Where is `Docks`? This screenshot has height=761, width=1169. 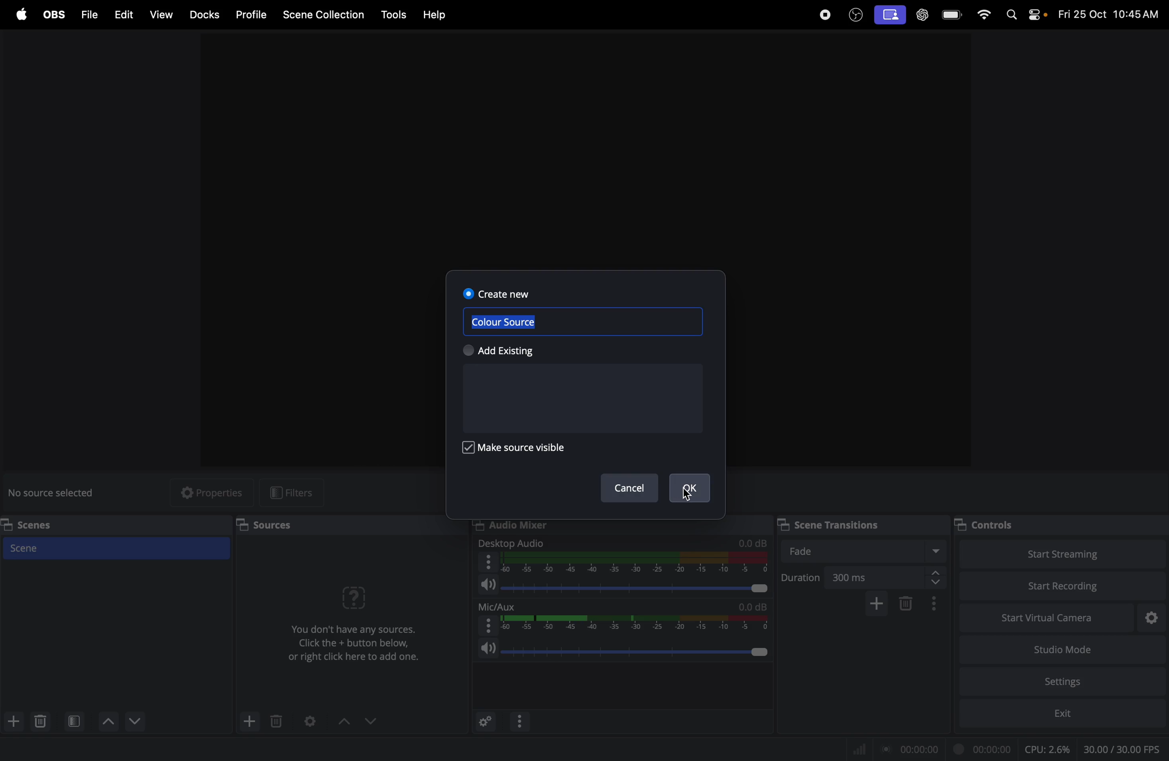 Docks is located at coordinates (202, 14).